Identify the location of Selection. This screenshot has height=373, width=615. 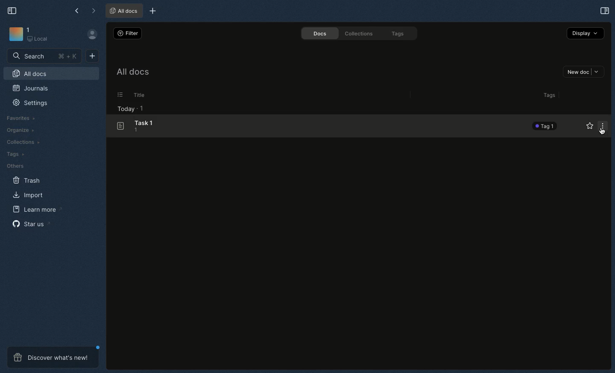
(117, 95).